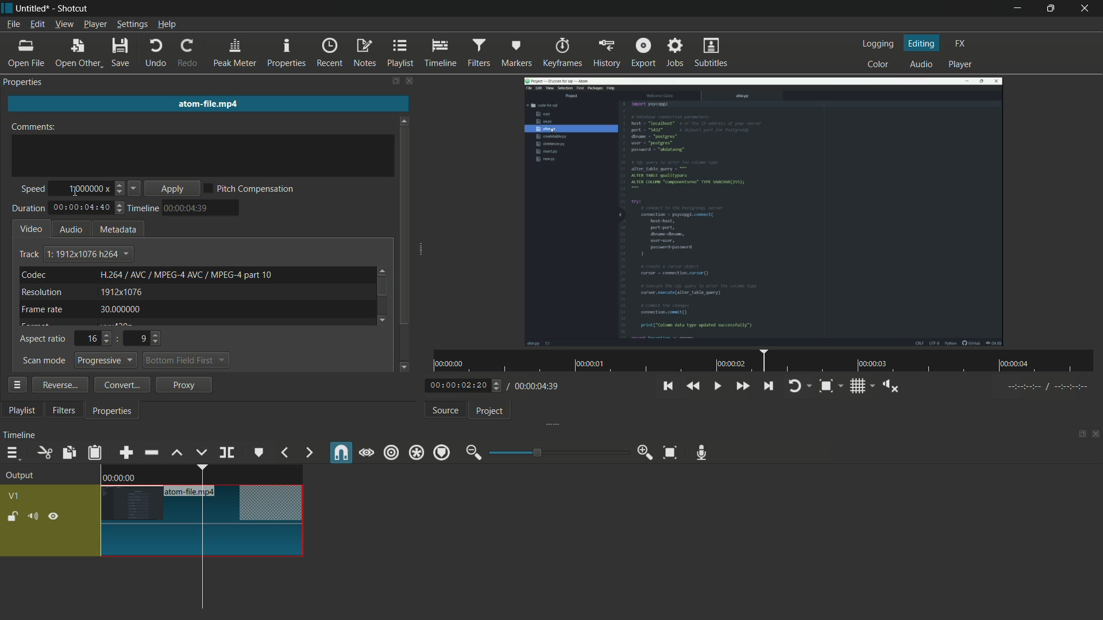 Image resolution: width=1103 pixels, height=620 pixels. Describe the element at coordinates (167, 24) in the screenshot. I see `help menu` at that location.